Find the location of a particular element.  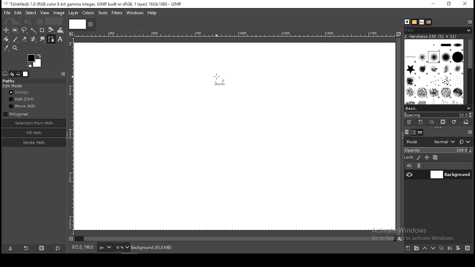

layer 1 is located at coordinates (450, 175).